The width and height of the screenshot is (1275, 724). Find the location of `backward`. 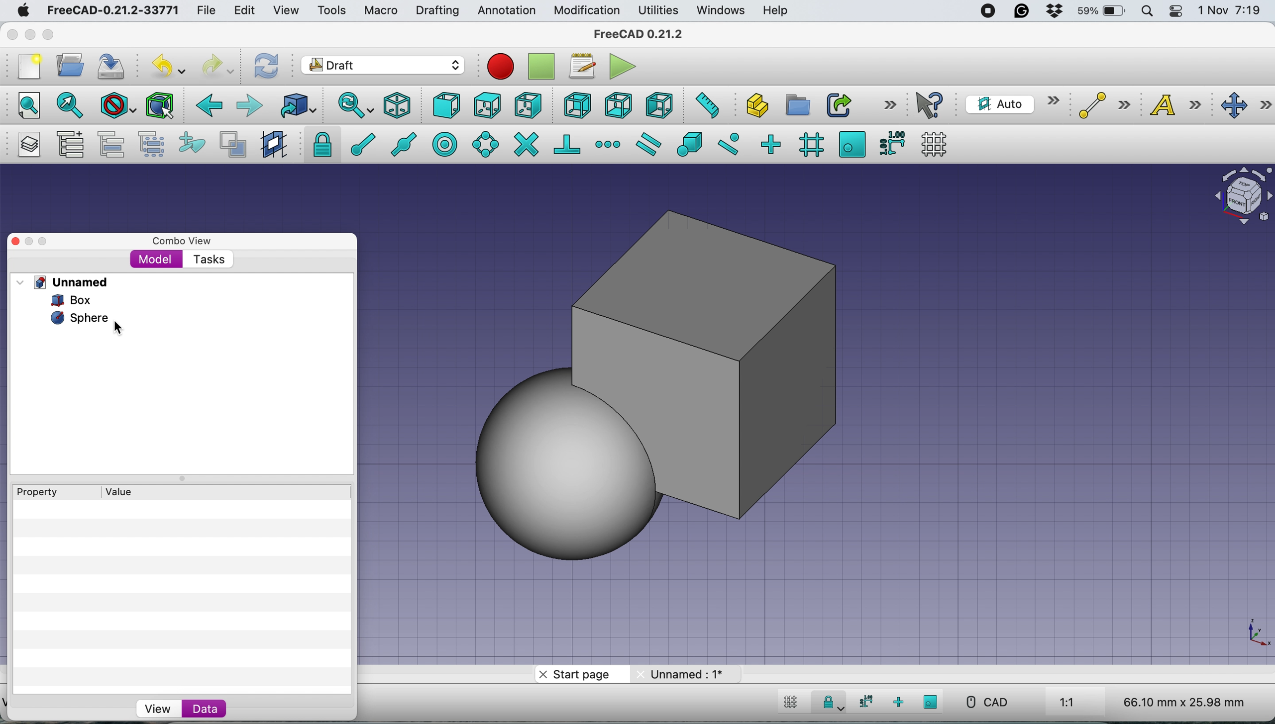

backward is located at coordinates (207, 105).